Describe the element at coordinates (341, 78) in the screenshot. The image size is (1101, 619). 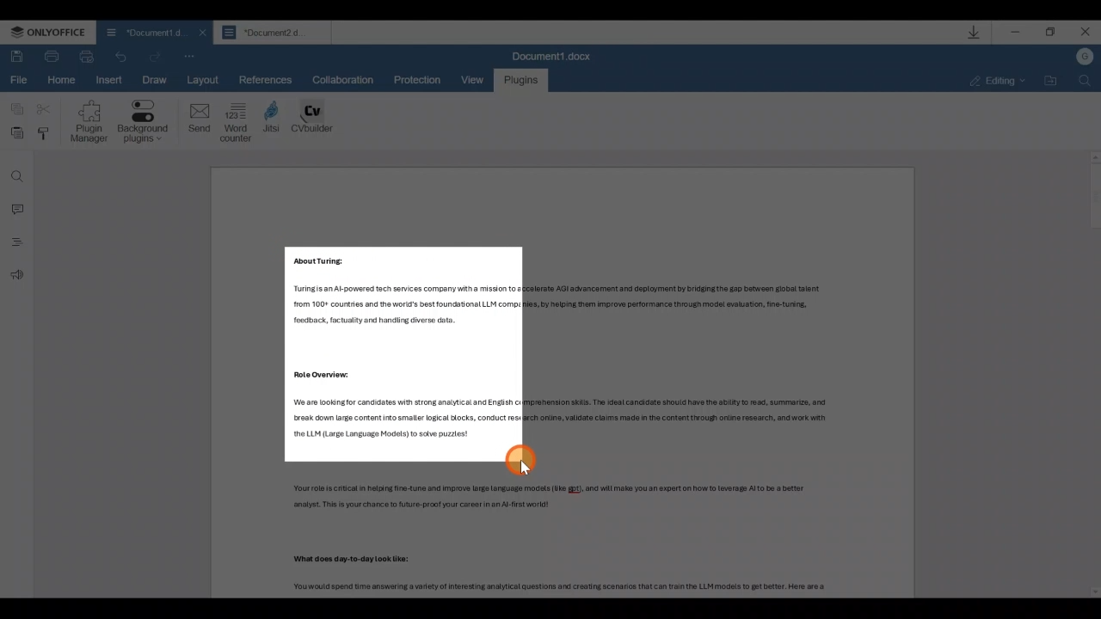
I see `Collaboration` at that location.